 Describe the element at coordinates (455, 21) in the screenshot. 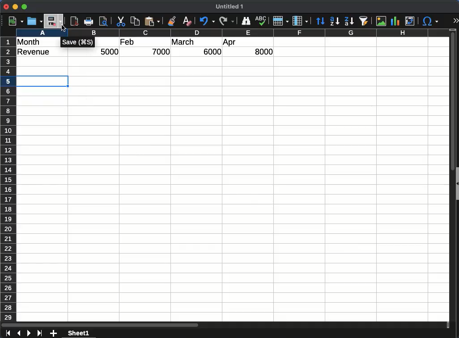

I see `expand` at that location.